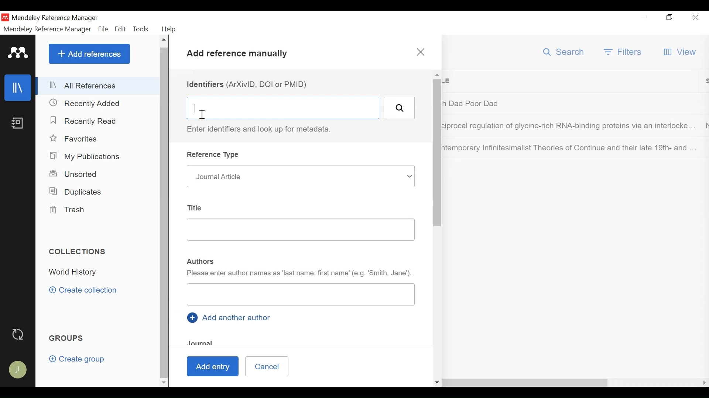 The height and width of the screenshot is (398, 709). What do you see at coordinates (164, 41) in the screenshot?
I see `Scroll up` at bounding box center [164, 41].